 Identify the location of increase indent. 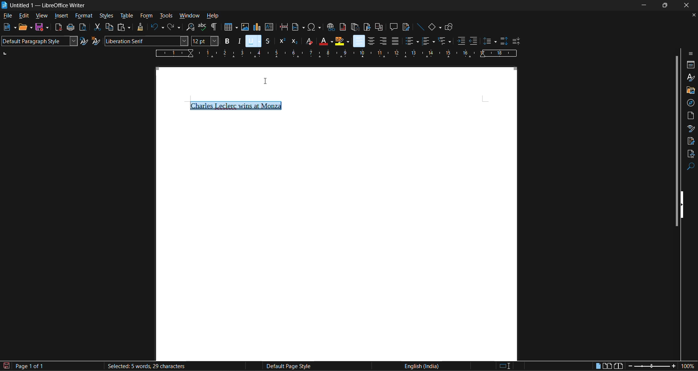
(462, 41).